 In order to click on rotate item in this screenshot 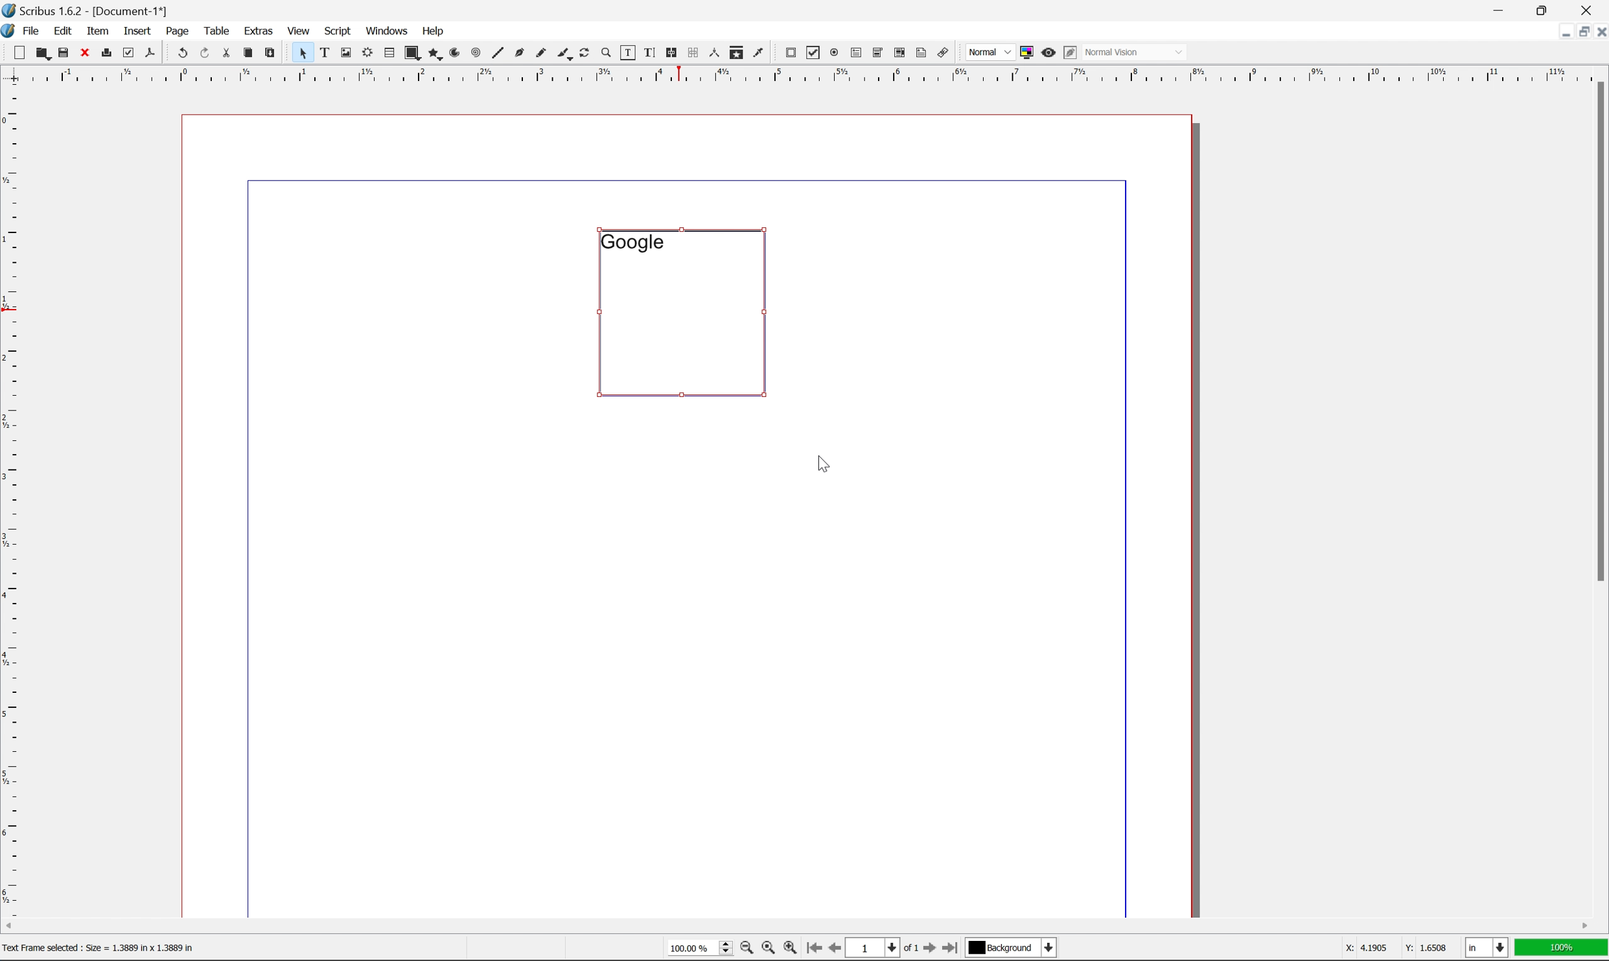, I will do `click(585, 54)`.